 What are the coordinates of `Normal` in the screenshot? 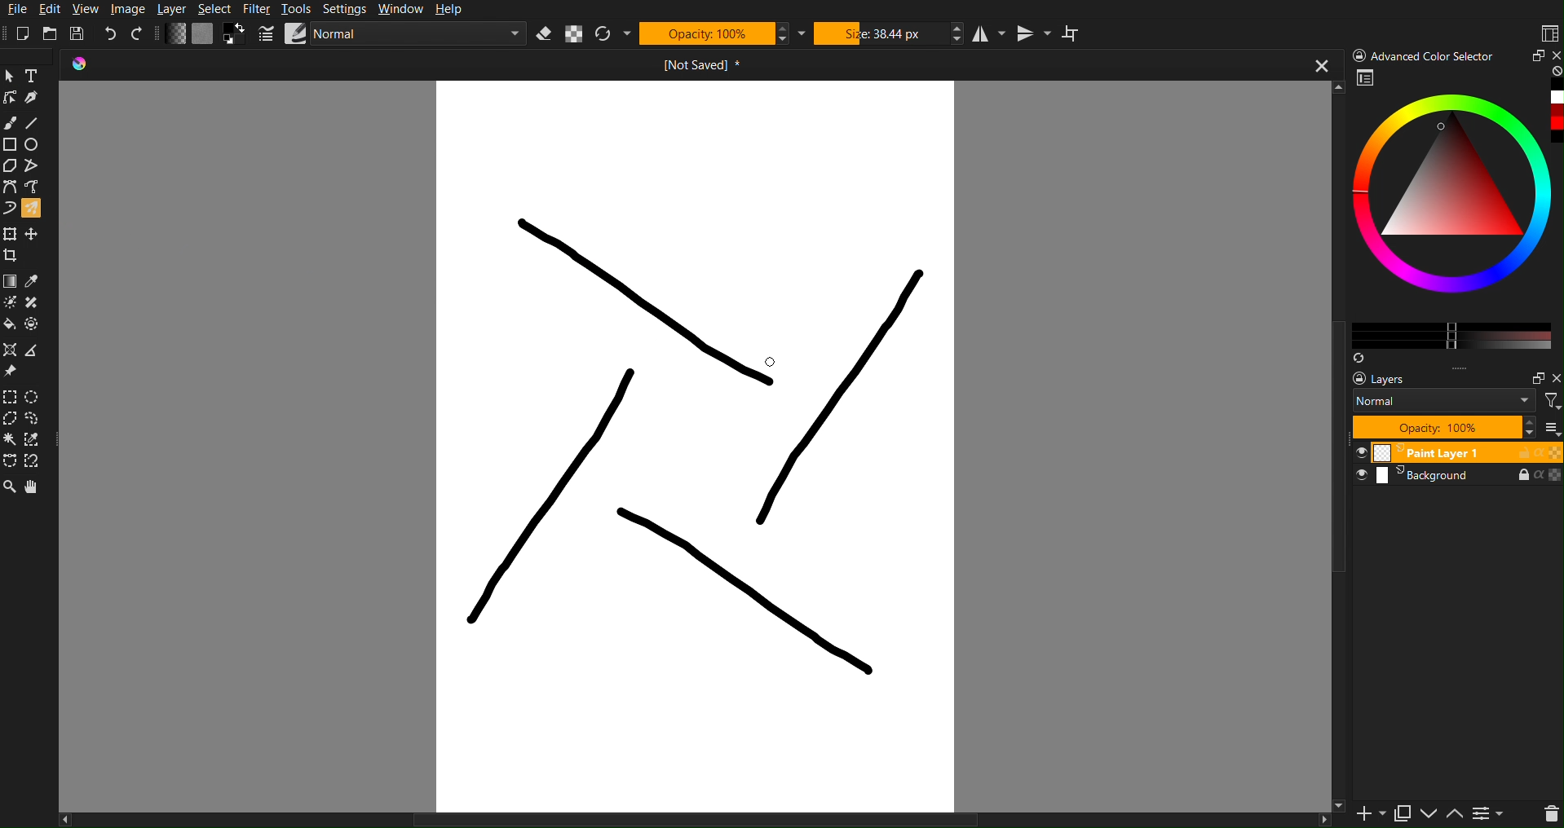 It's located at (1444, 400).